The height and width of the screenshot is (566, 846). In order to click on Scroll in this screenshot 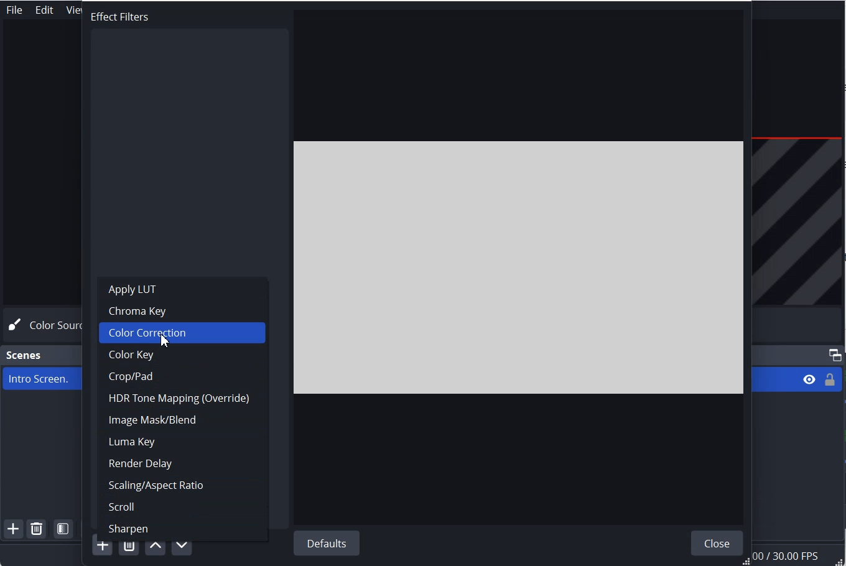, I will do `click(182, 506)`.